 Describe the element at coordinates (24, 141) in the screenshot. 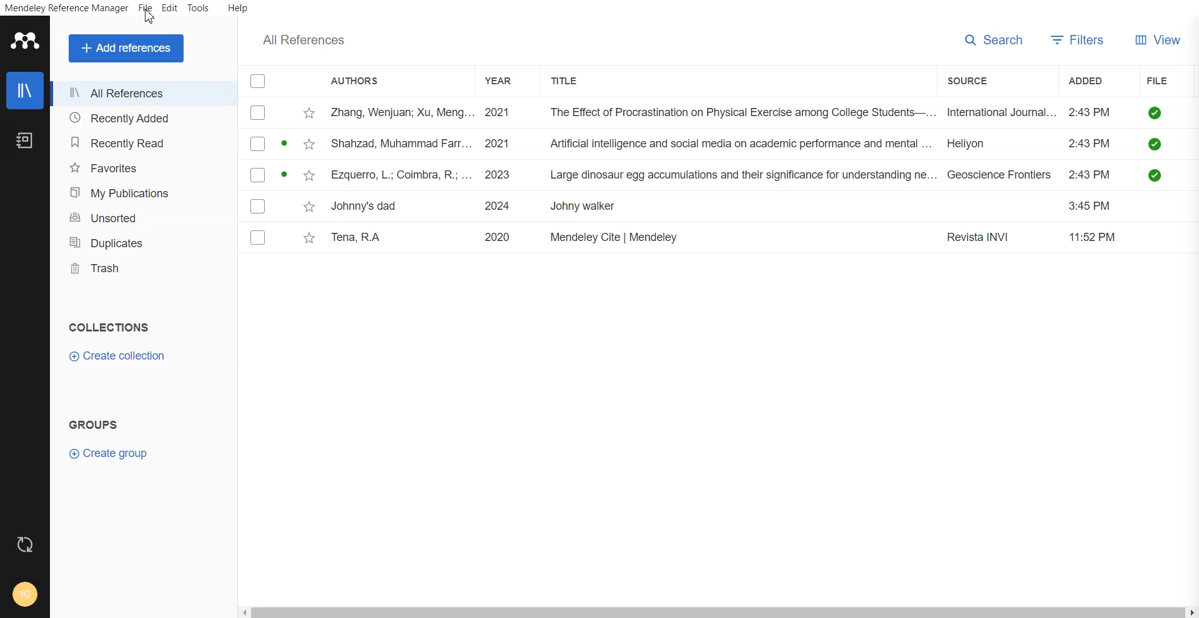

I see `Notebook` at that location.